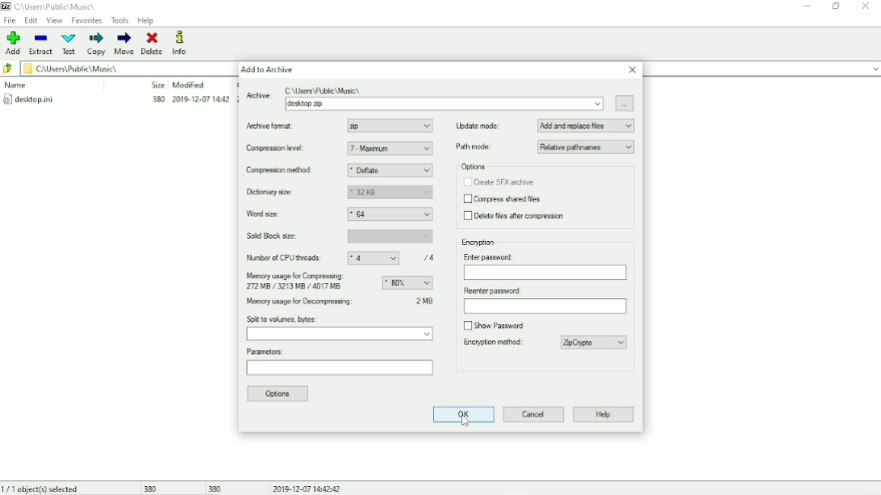  What do you see at coordinates (289, 171) in the screenshot?
I see `Compression method` at bounding box center [289, 171].